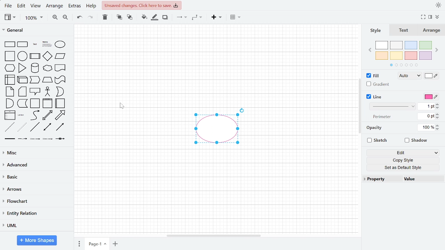  I want to click on arrows, so click(181, 17).